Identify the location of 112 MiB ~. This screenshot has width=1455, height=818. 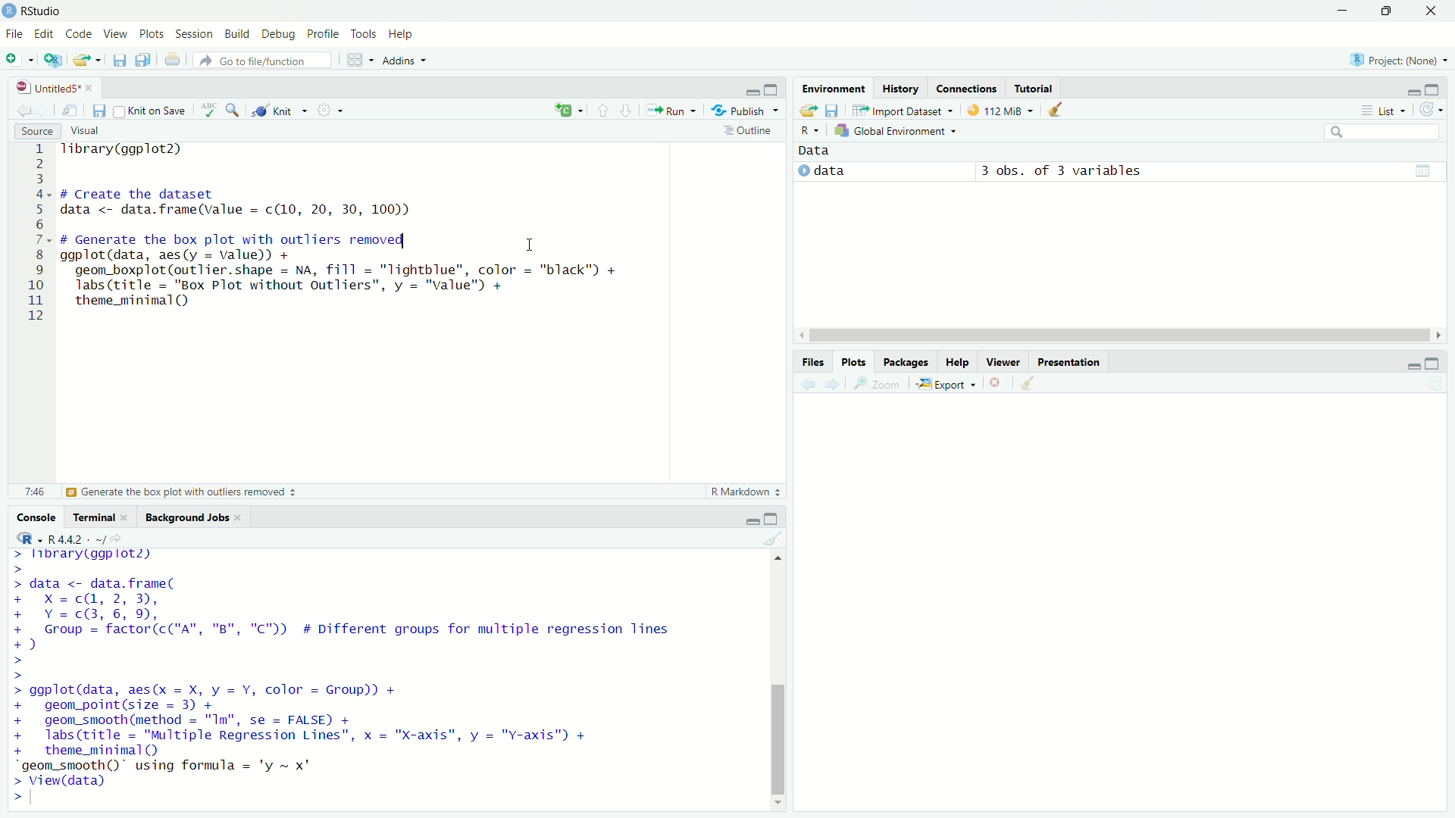
(1011, 111).